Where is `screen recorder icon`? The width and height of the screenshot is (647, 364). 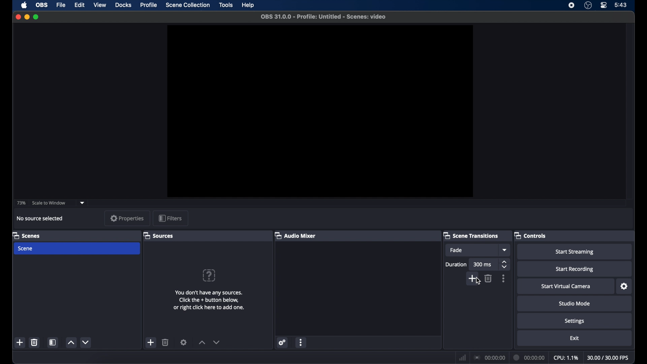 screen recorder icon is located at coordinates (571, 5).